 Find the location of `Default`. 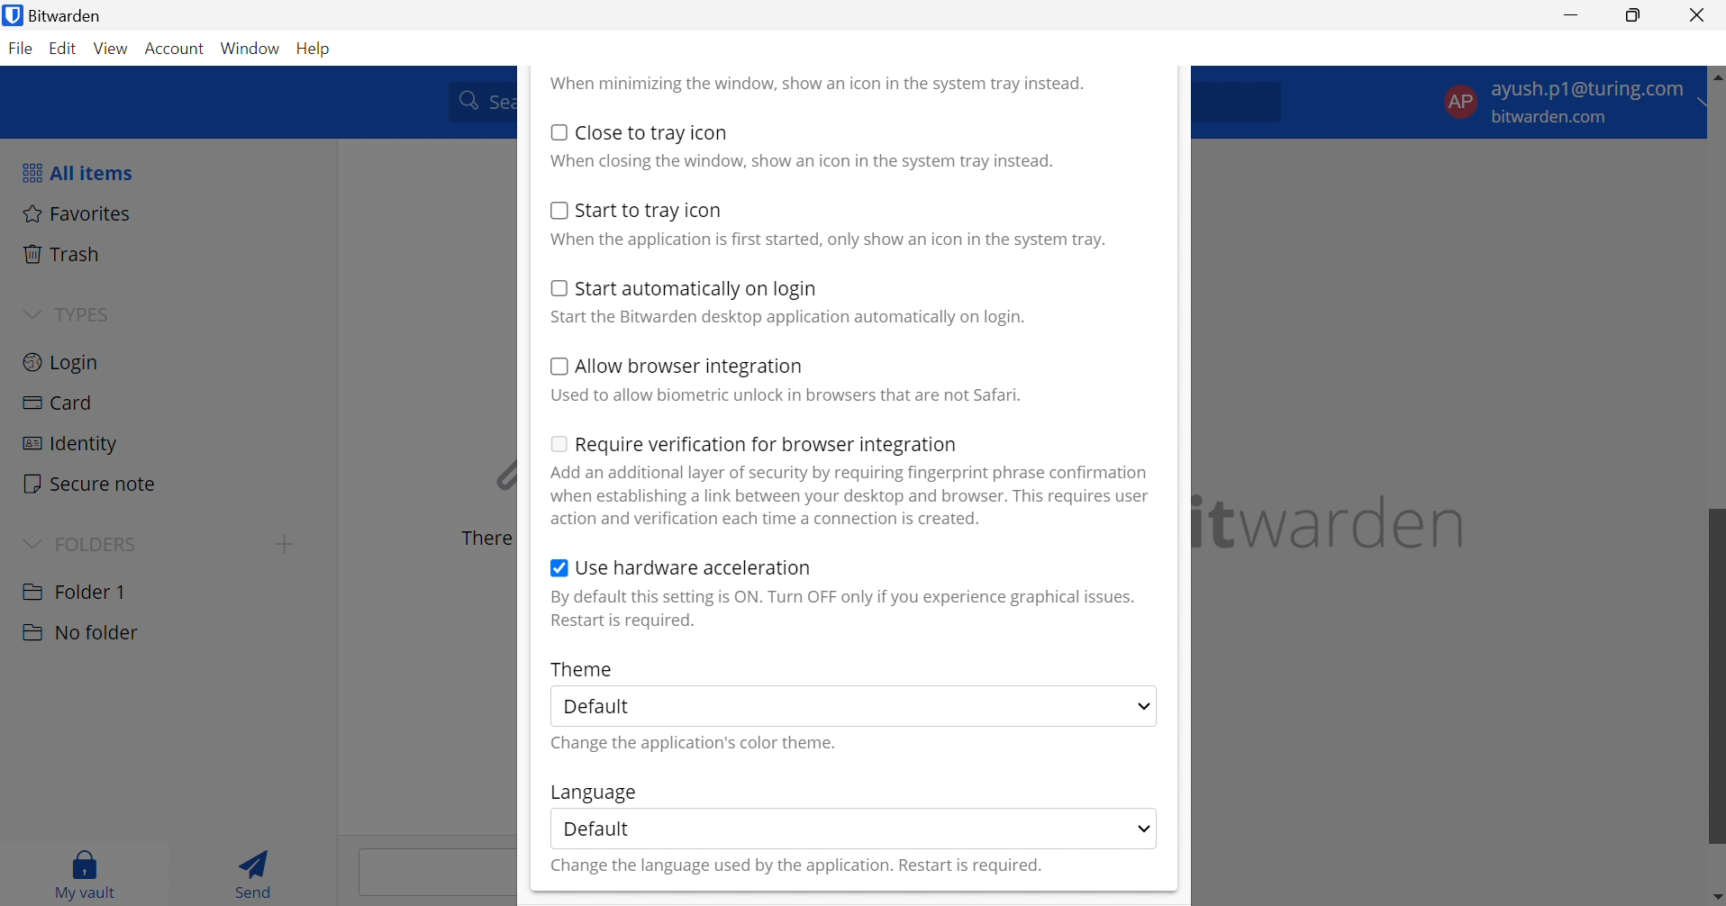

Default is located at coordinates (604, 707).